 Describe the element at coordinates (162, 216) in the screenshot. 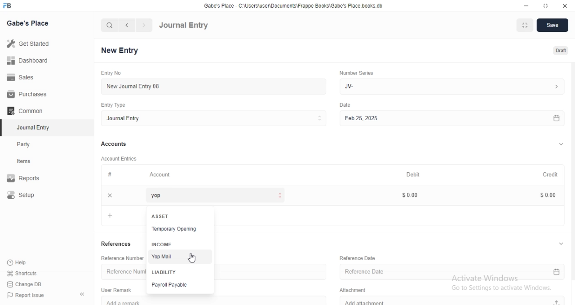

I see `ASSET` at that location.